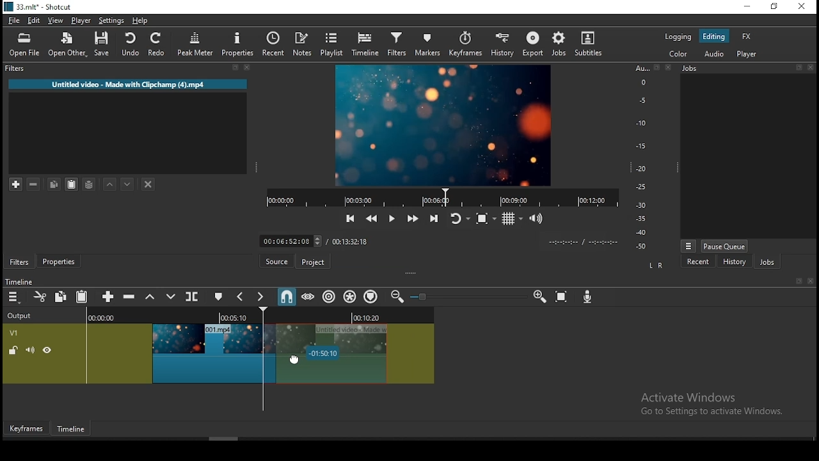 This screenshot has height=461, width=819. What do you see at coordinates (171, 298) in the screenshot?
I see `overwrite` at bounding box center [171, 298].